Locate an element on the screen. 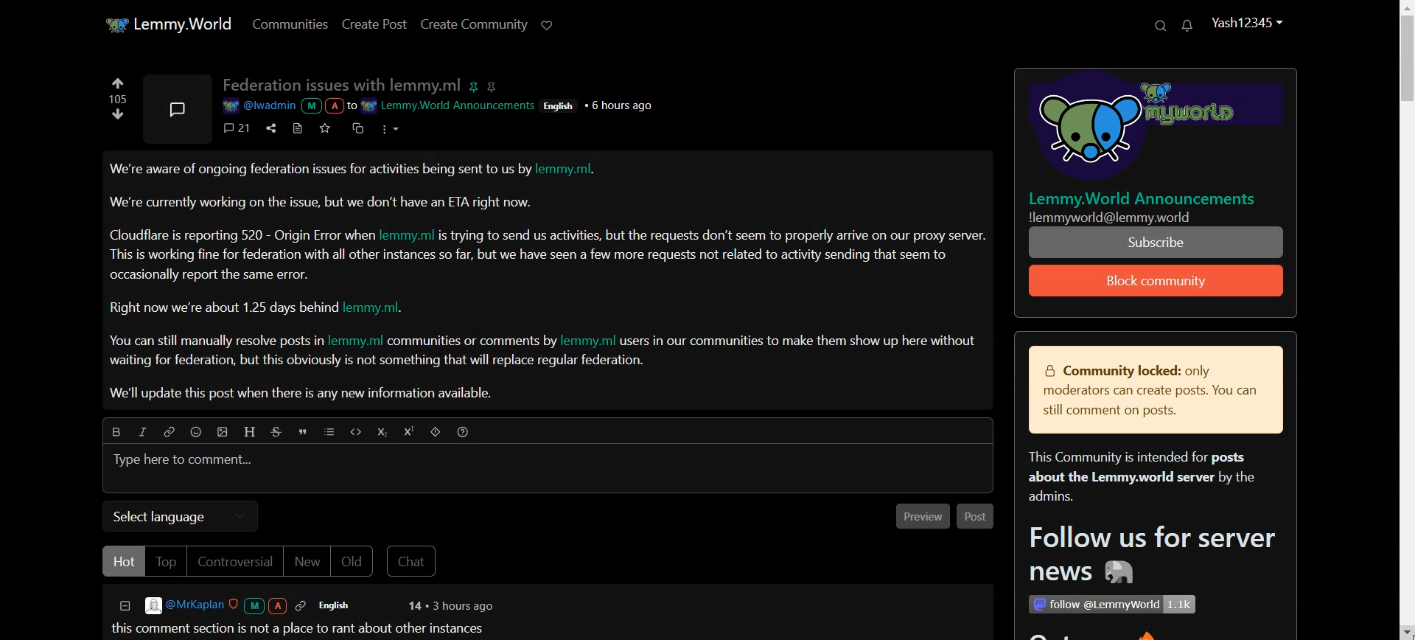 Image resolution: width=1415 pixels, height=640 pixels. communities or comments by is located at coordinates (472, 341).